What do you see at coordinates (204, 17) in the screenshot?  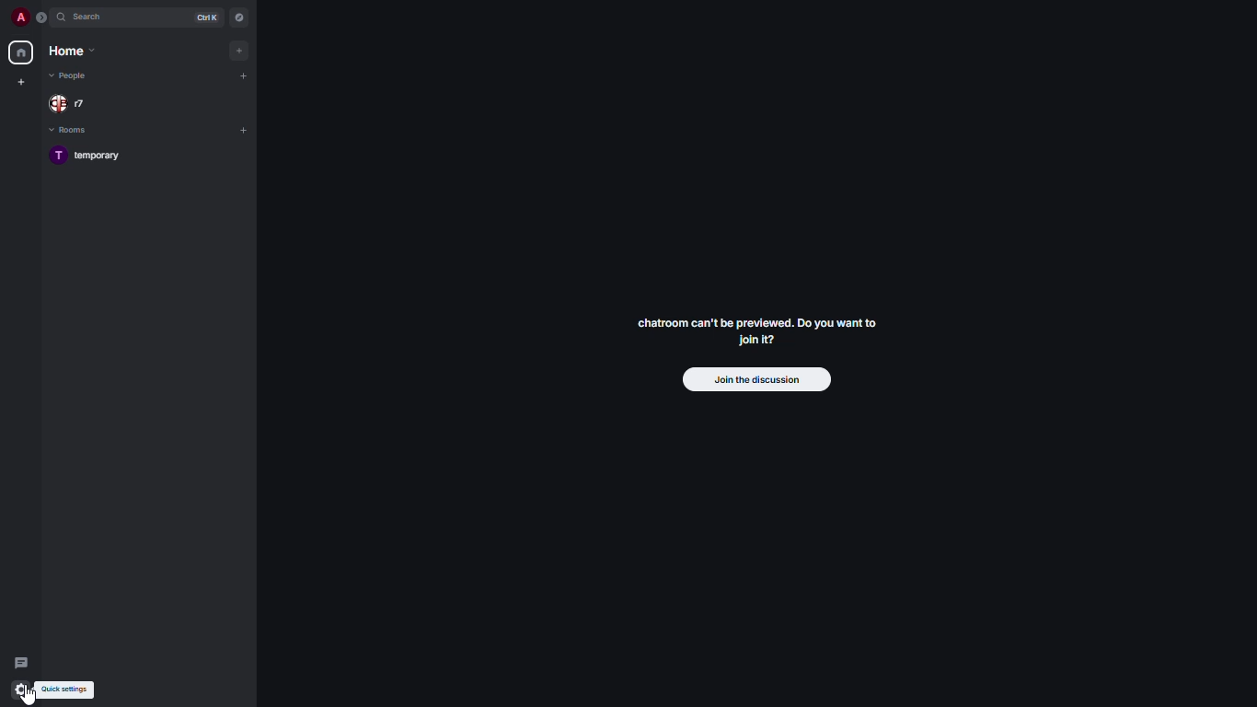 I see `ctrl K` at bounding box center [204, 17].